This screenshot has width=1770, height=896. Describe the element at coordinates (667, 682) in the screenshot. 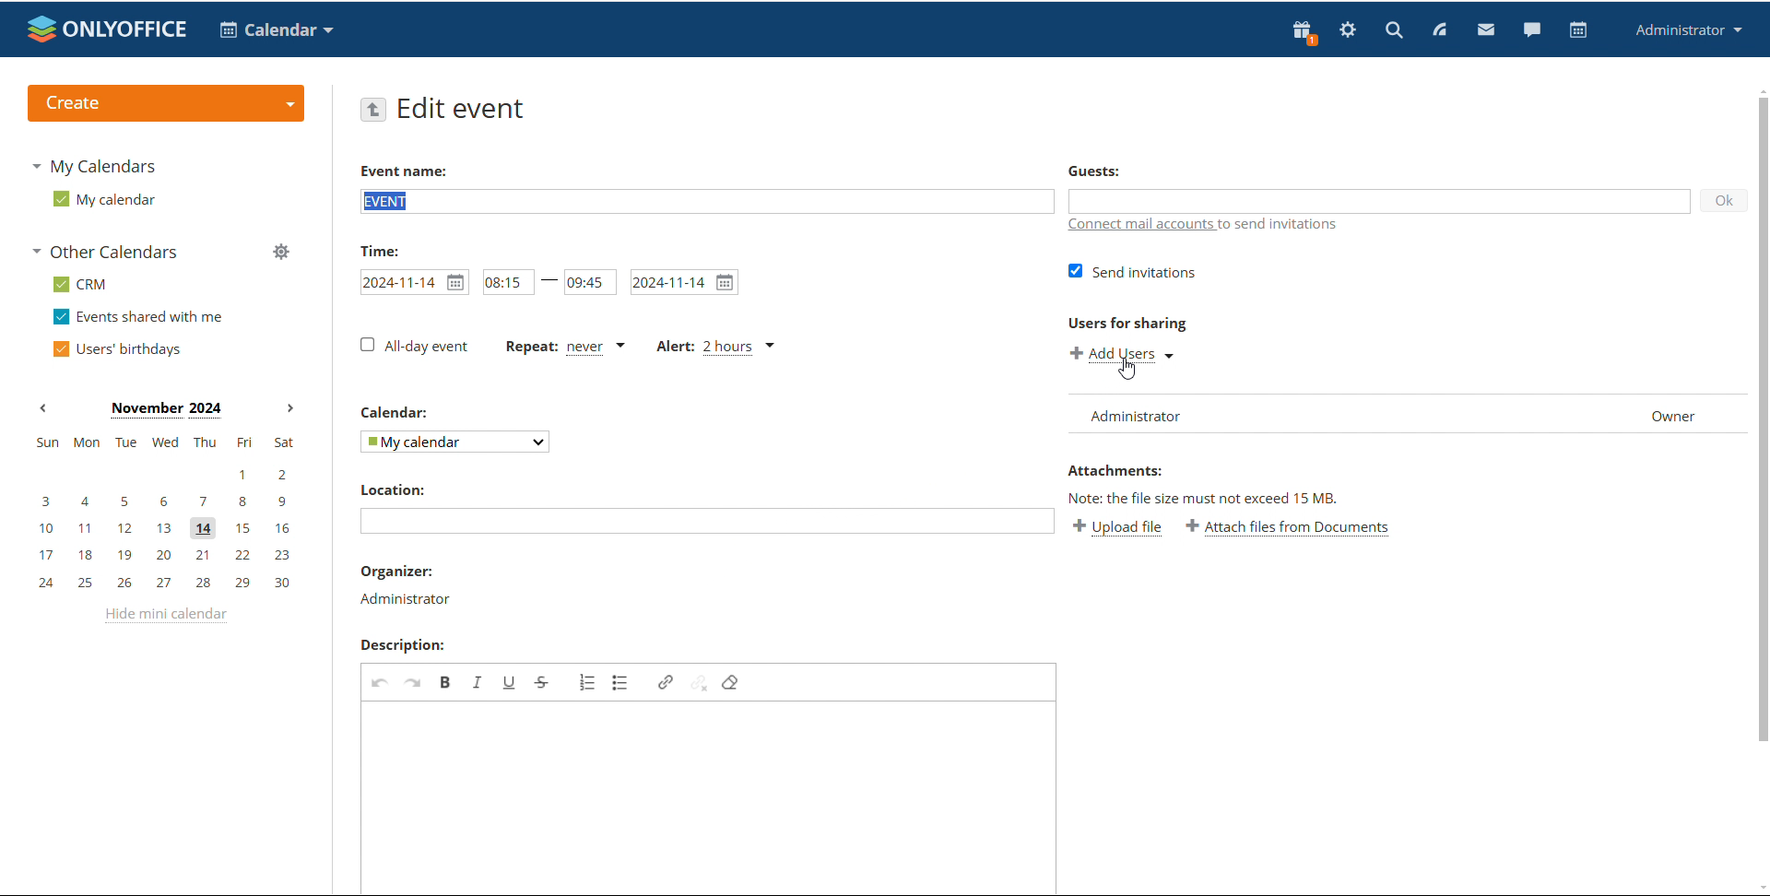

I see `link` at that location.